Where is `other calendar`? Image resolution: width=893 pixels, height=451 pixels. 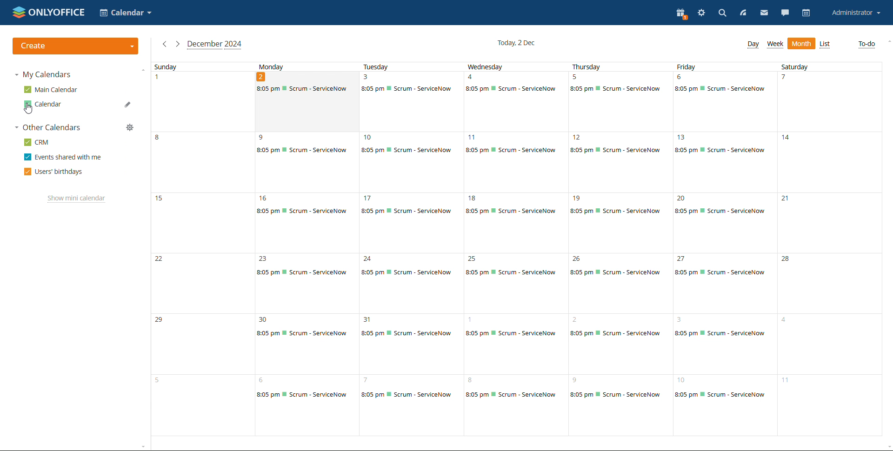
other calendar is located at coordinates (49, 104).